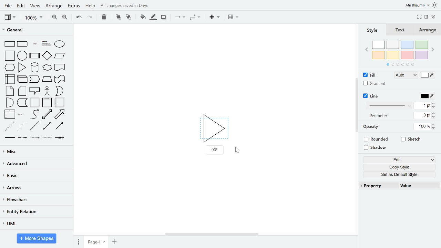 This screenshot has width=441, height=248. Describe the element at coordinates (153, 17) in the screenshot. I see `fill line` at that location.